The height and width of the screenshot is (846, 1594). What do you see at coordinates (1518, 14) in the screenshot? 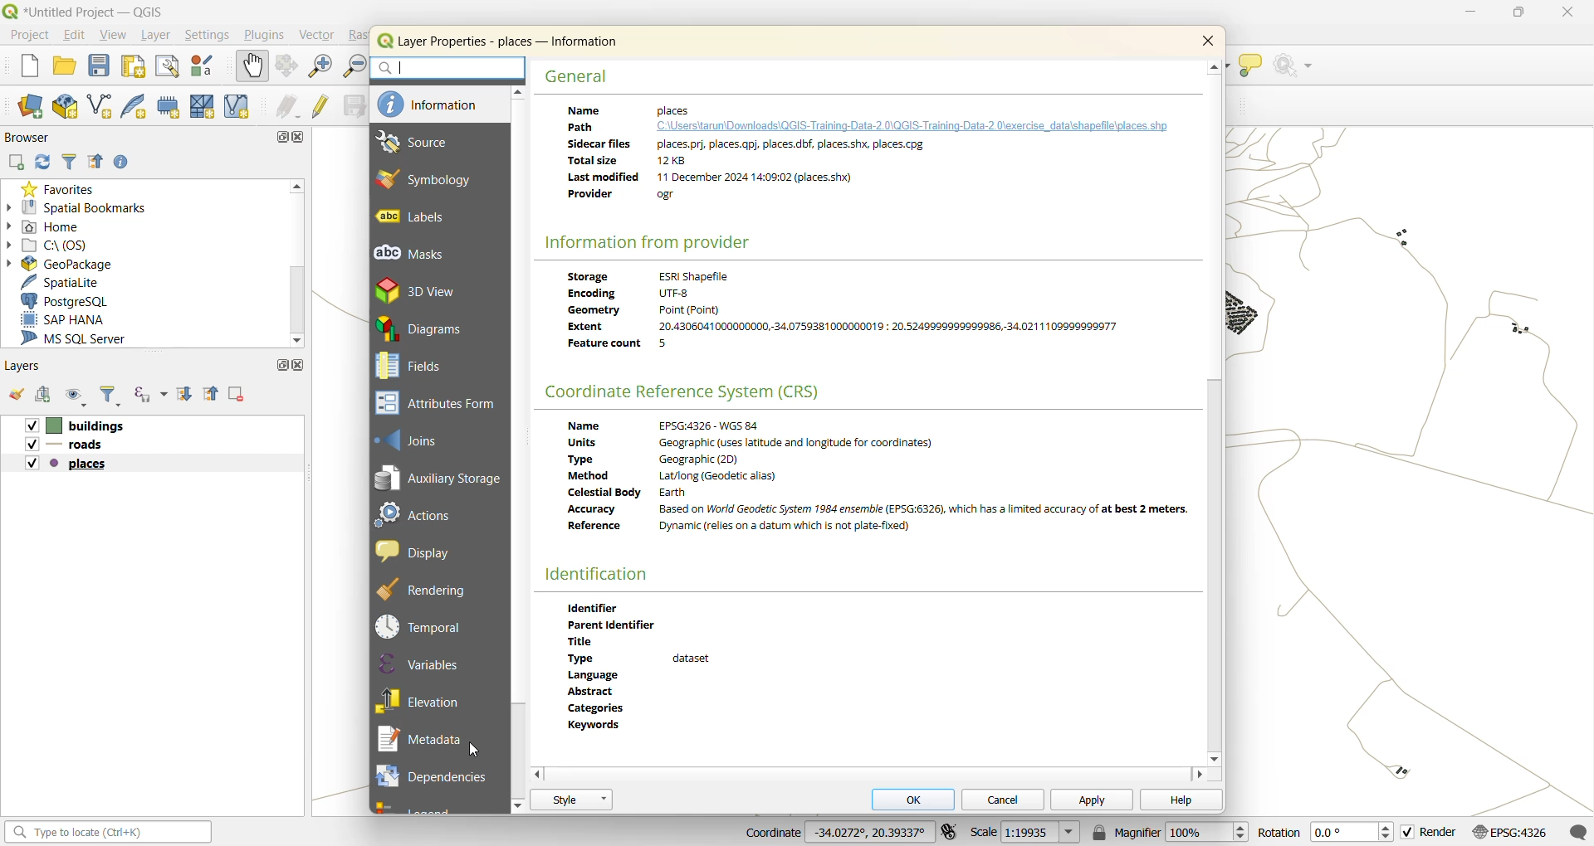
I see `maximize` at bounding box center [1518, 14].